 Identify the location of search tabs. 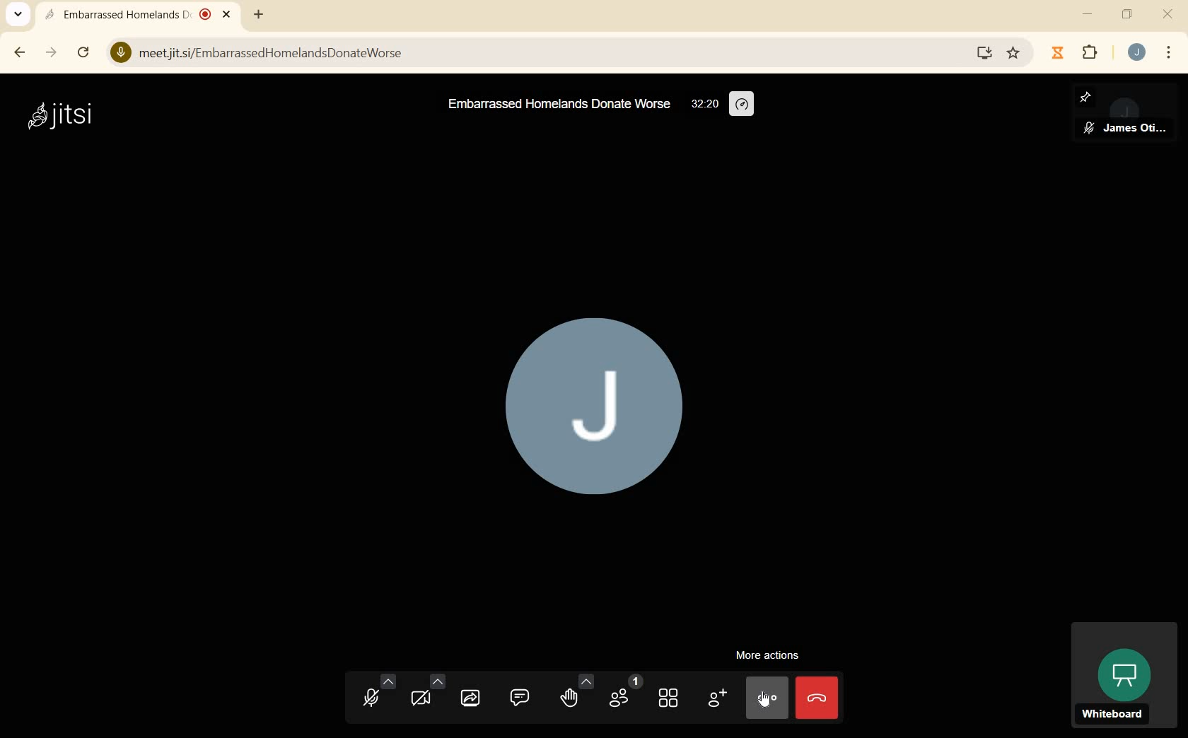
(18, 14).